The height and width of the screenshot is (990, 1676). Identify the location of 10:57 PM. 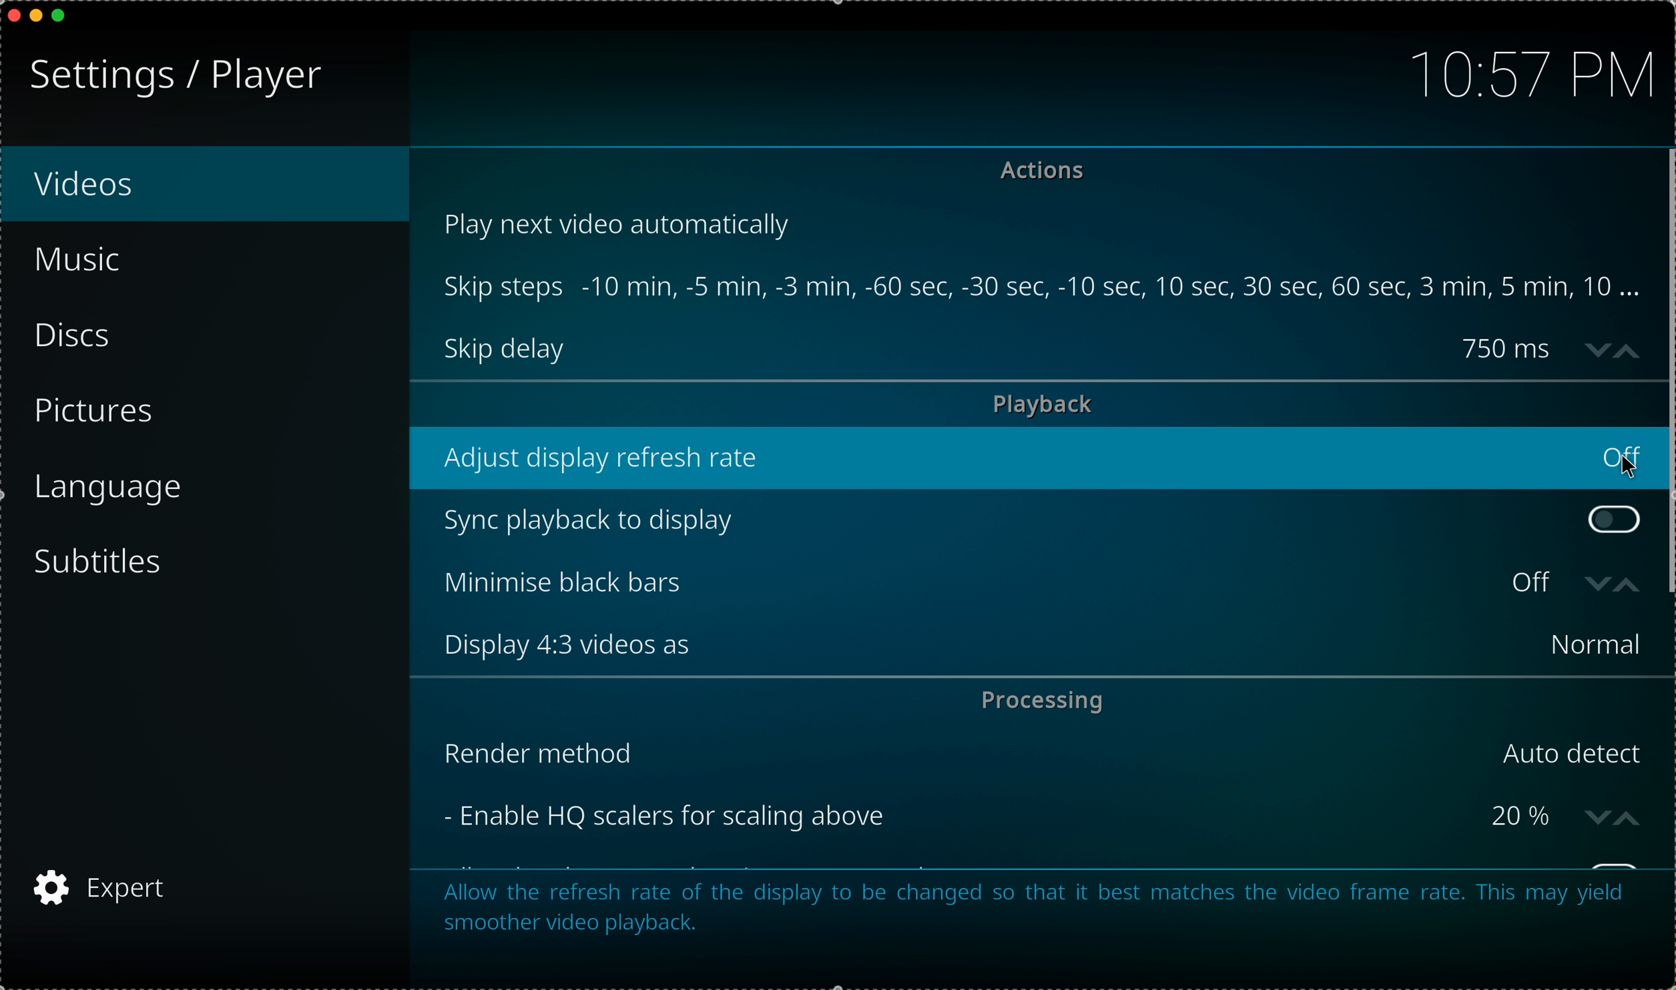
(1524, 71).